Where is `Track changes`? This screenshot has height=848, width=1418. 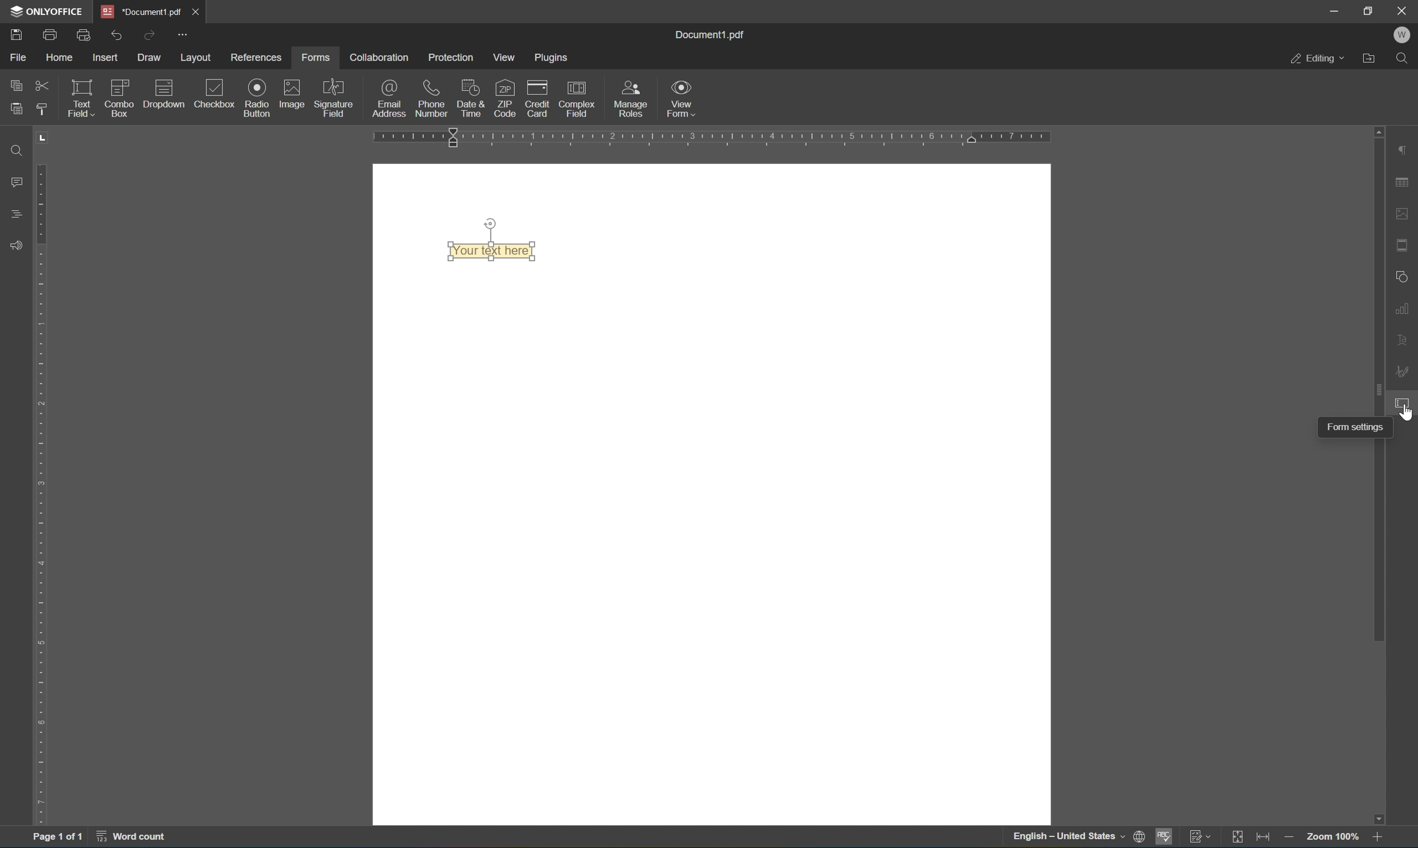
Track changes is located at coordinates (1239, 838).